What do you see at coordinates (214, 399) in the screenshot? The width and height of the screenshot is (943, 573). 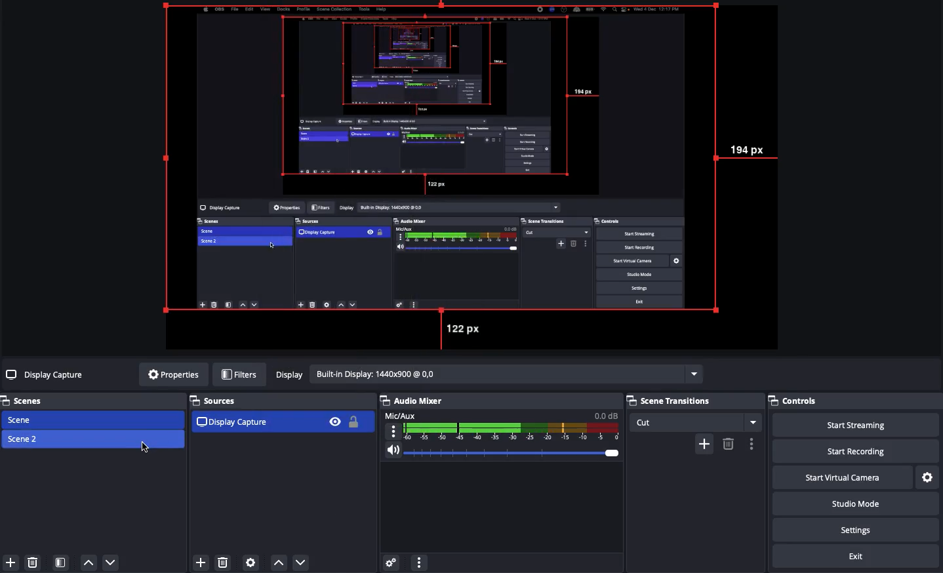 I see `Sources` at bounding box center [214, 399].